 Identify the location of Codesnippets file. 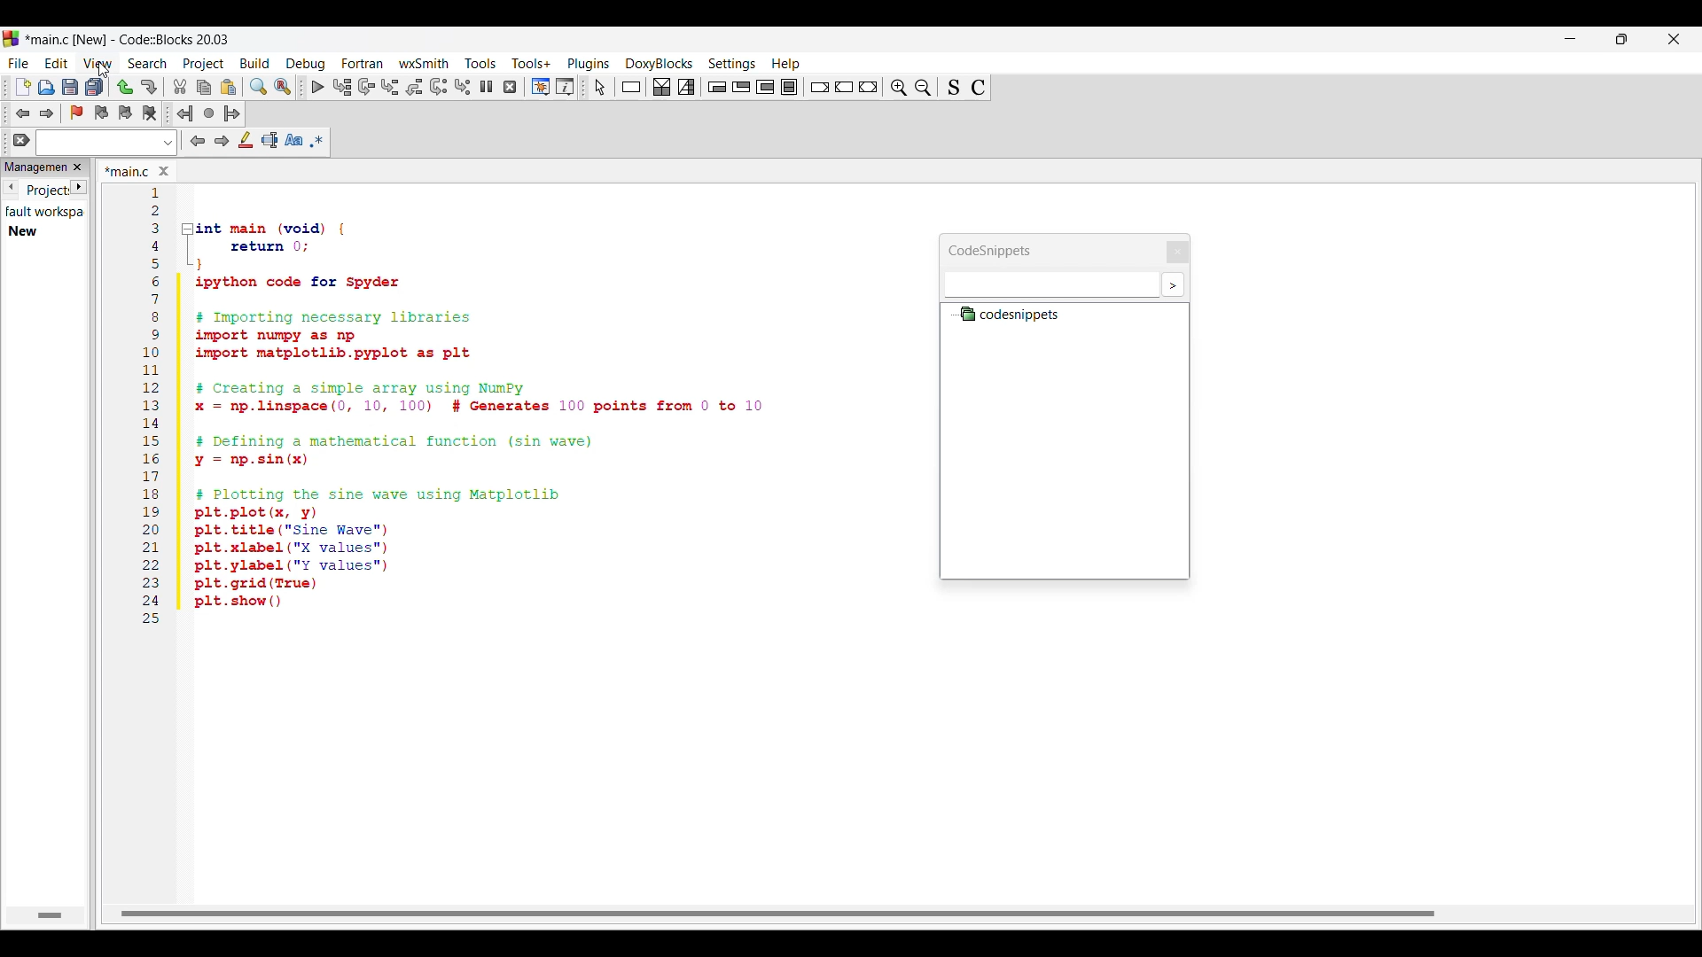
(1016, 315).